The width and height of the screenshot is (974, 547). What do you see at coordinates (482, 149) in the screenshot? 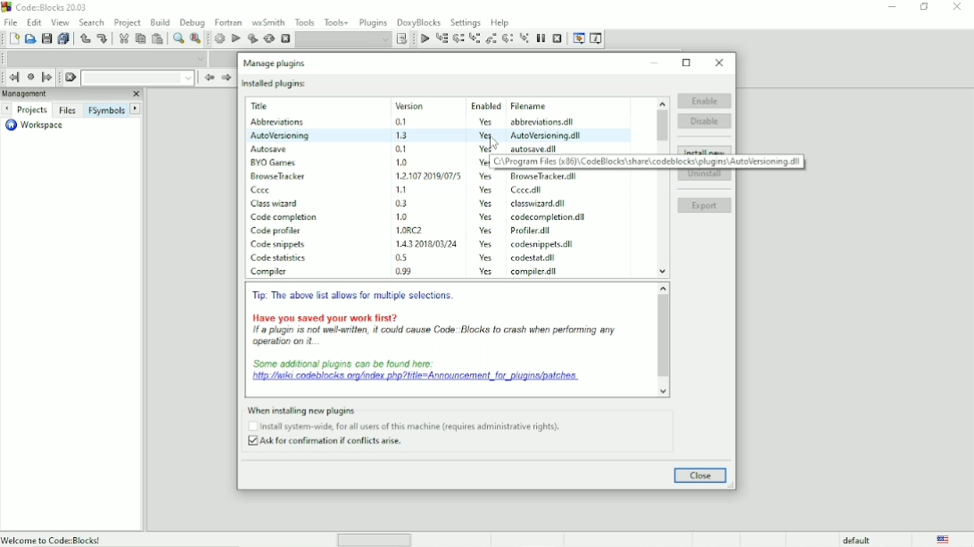
I see `Yes` at bounding box center [482, 149].